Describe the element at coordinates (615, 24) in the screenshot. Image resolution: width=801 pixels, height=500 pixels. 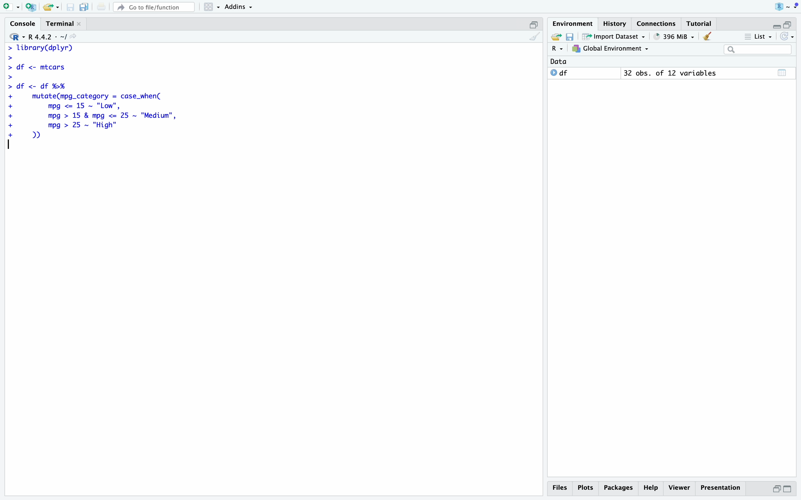
I see `history` at that location.